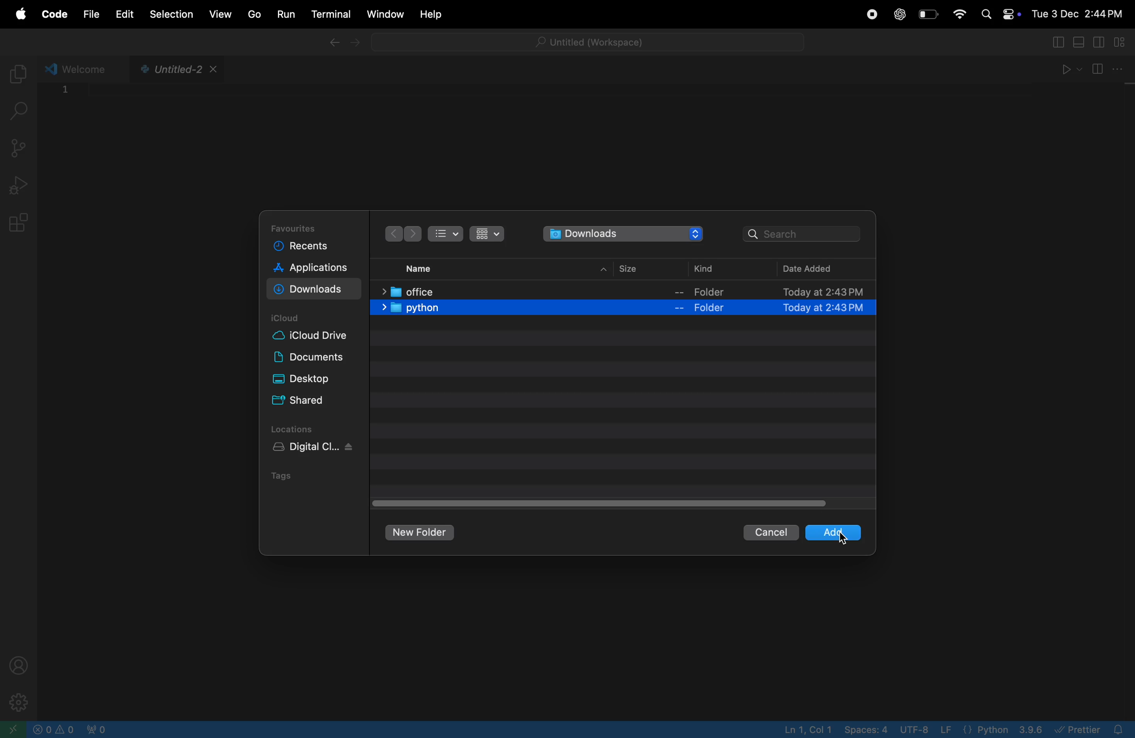 The height and width of the screenshot is (738, 1135). I want to click on wifi, so click(959, 15).